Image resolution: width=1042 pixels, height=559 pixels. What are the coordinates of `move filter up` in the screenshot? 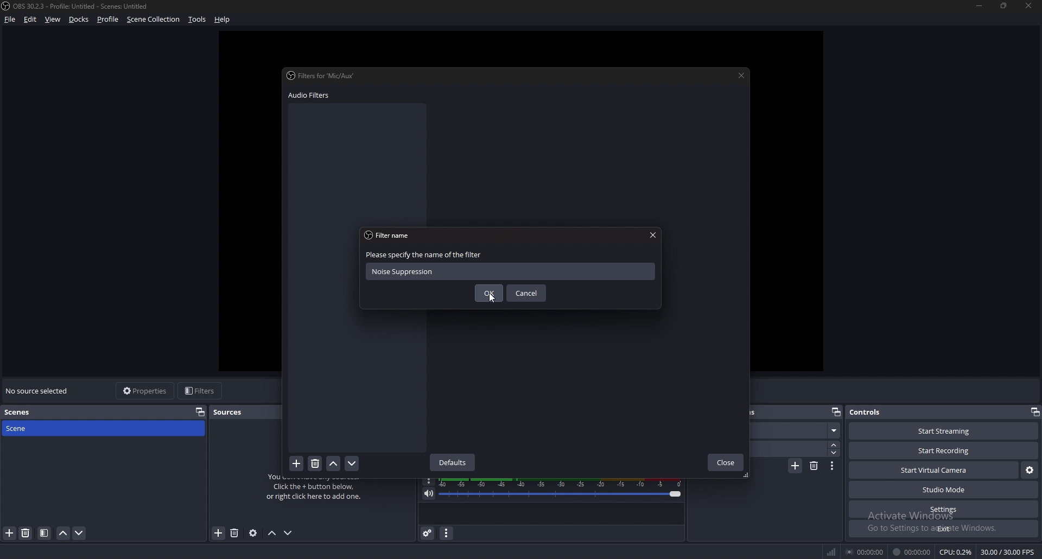 It's located at (334, 463).